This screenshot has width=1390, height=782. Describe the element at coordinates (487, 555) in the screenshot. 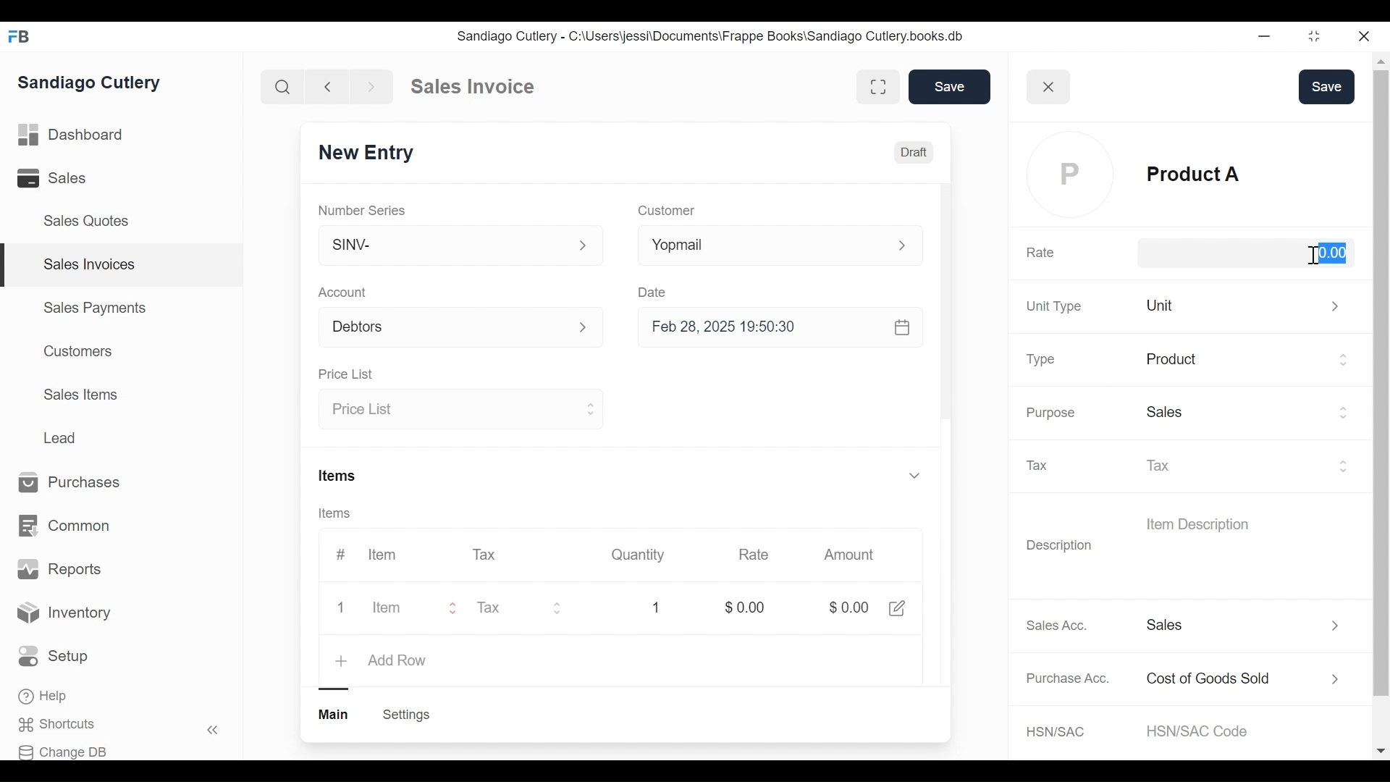

I see `Tax` at that location.